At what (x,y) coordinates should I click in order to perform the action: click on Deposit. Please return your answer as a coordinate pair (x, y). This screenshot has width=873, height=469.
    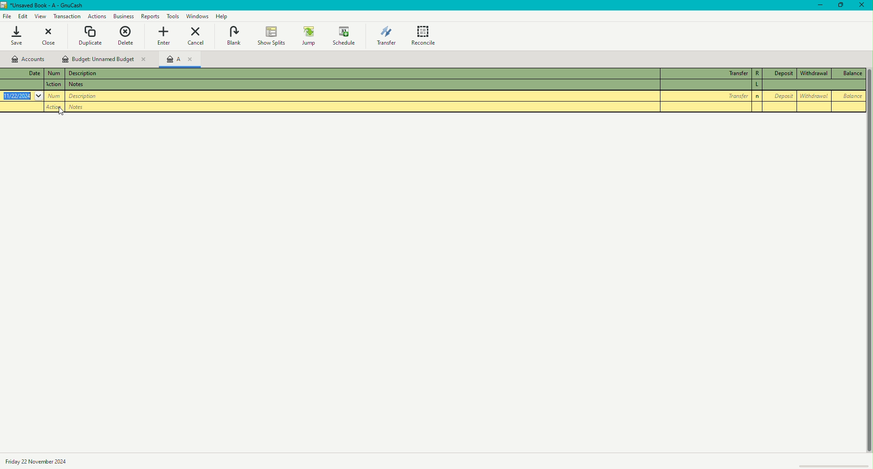
    Looking at the image, I should click on (781, 96).